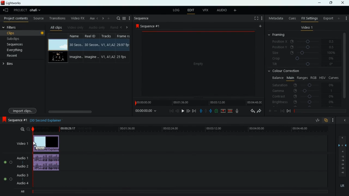 The image size is (349, 196). Describe the element at coordinates (47, 163) in the screenshot. I see `Audio` at that location.